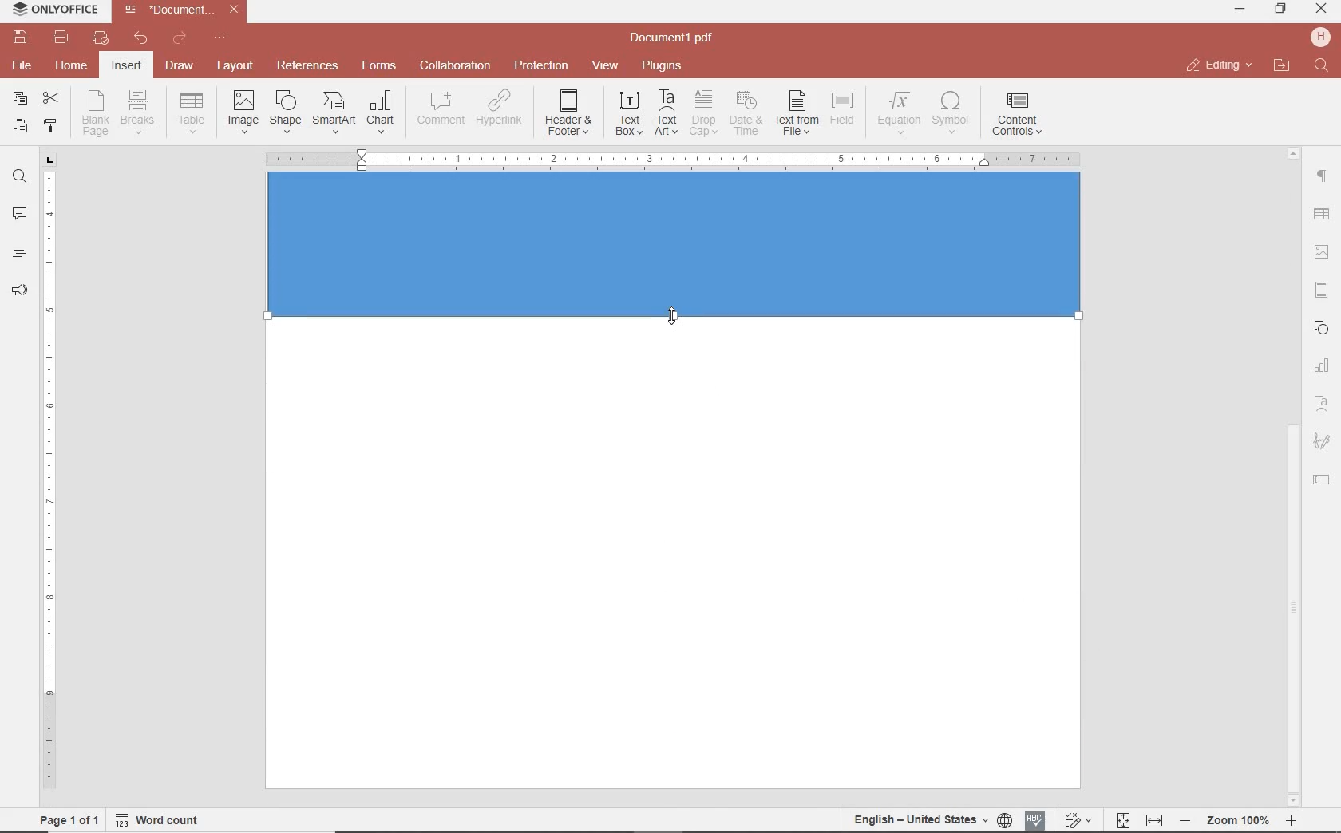 The image size is (1341, 833). I want to click on INSERT CONTENT CONTROLS, so click(1017, 115).